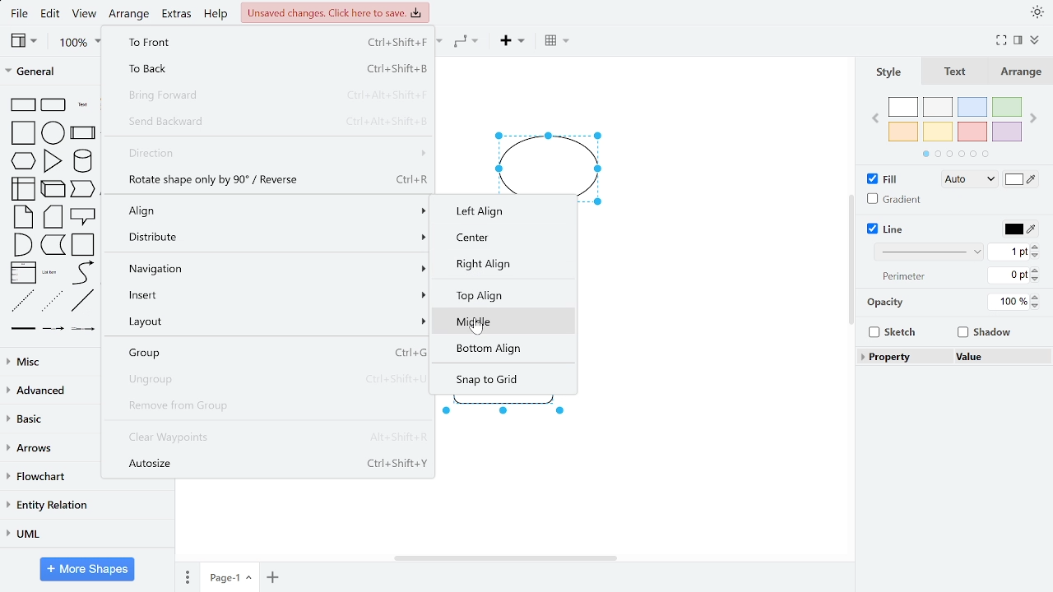 The width and height of the screenshot is (1053, 592). Describe the element at coordinates (894, 332) in the screenshot. I see `Sketch` at that location.